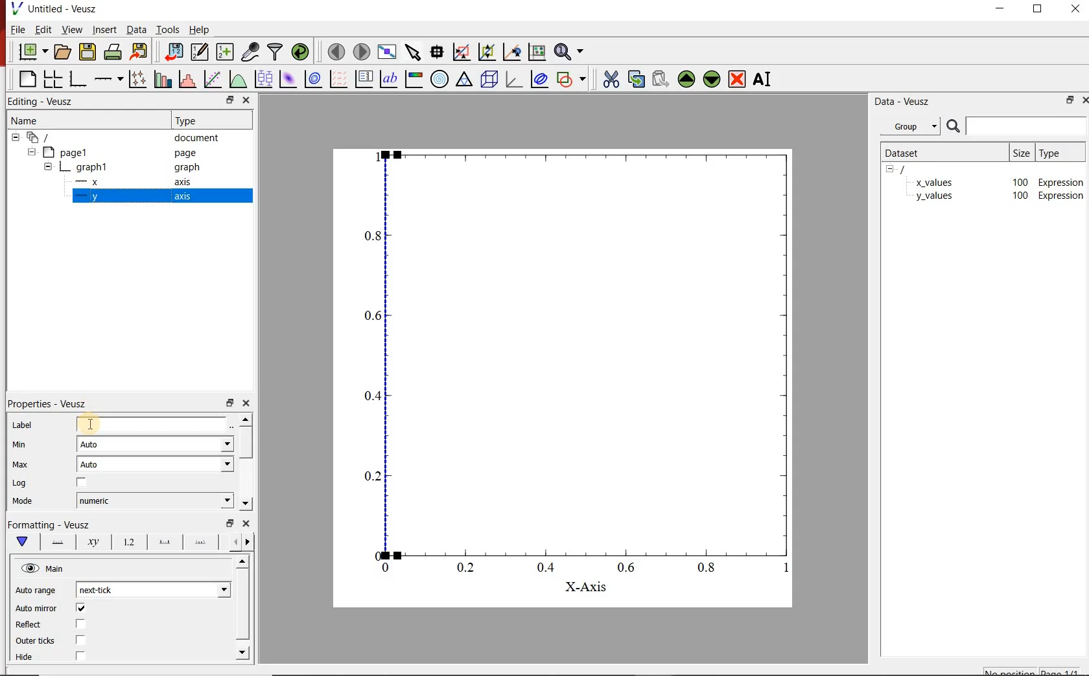  I want to click on help, so click(203, 29).